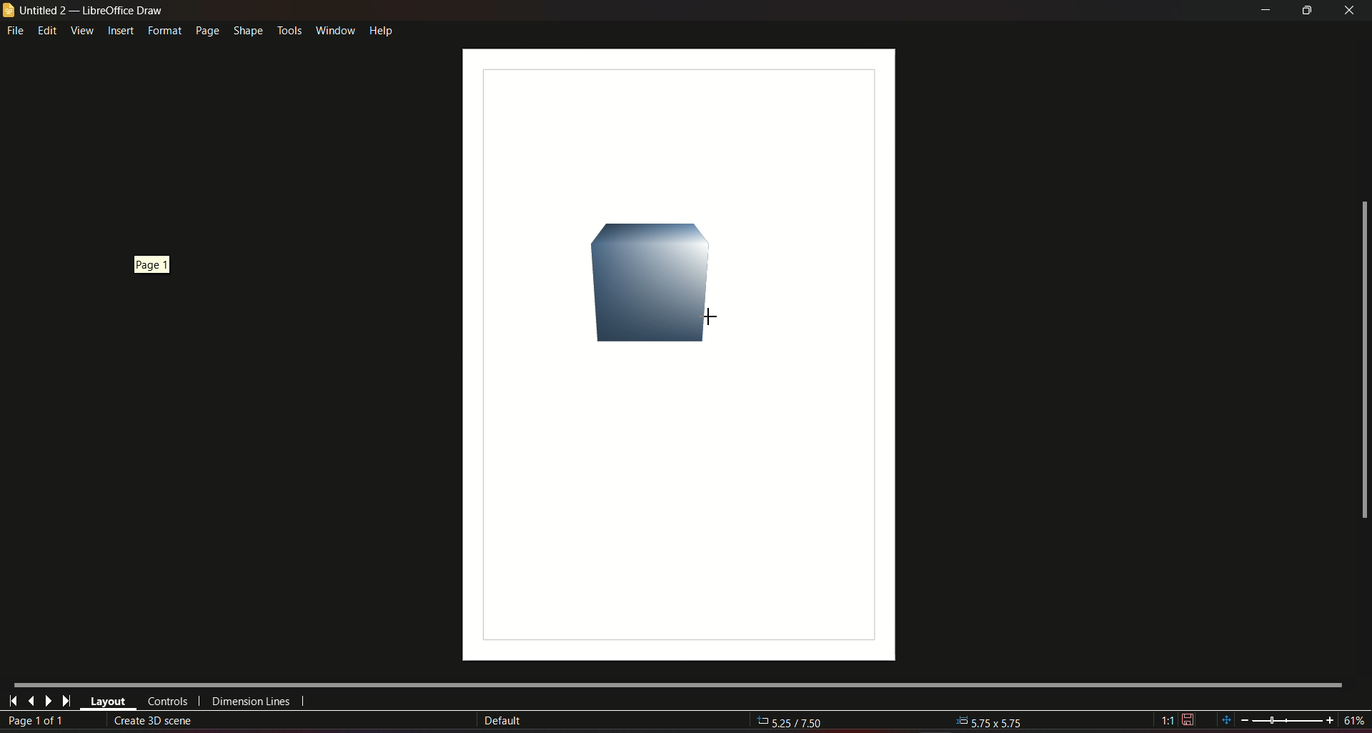  Describe the element at coordinates (705, 318) in the screenshot. I see `Cursor` at that location.